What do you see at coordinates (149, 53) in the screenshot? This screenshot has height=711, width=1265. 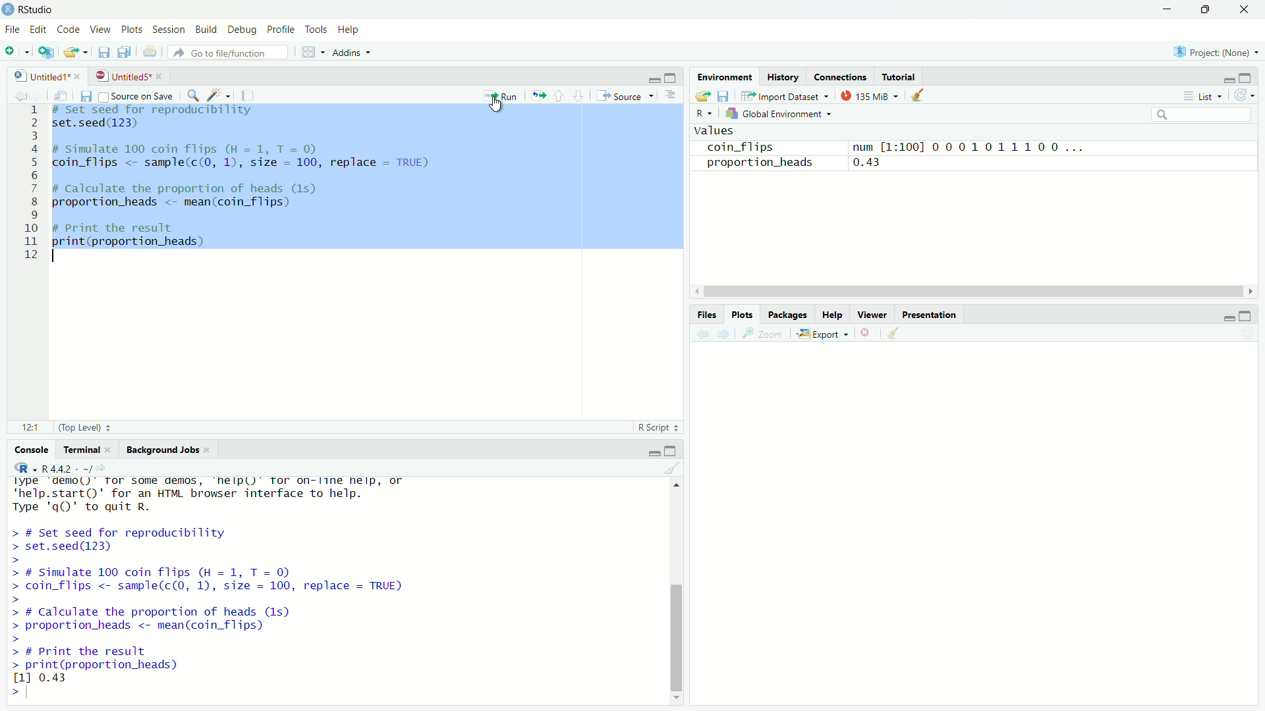 I see `print the current file` at bounding box center [149, 53].